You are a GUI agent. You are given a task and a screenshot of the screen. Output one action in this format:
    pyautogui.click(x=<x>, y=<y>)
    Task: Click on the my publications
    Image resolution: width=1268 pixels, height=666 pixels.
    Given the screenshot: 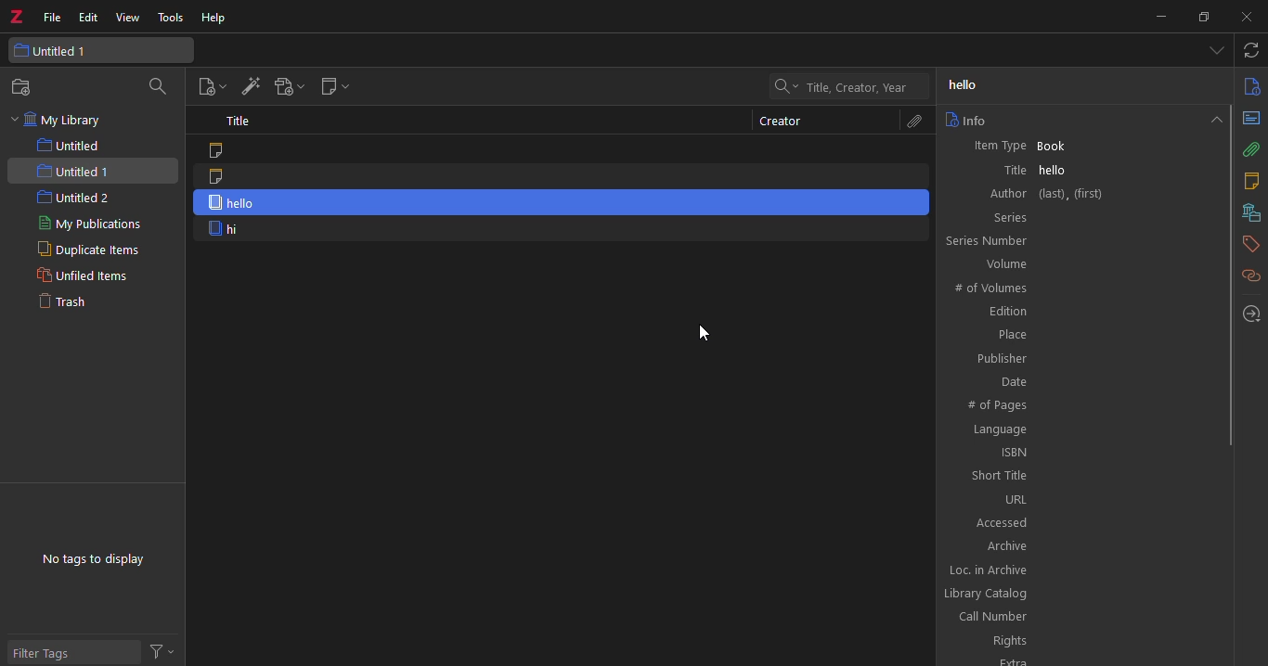 What is the action you would take?
    pyautogui.click(x=97, y=225)
    